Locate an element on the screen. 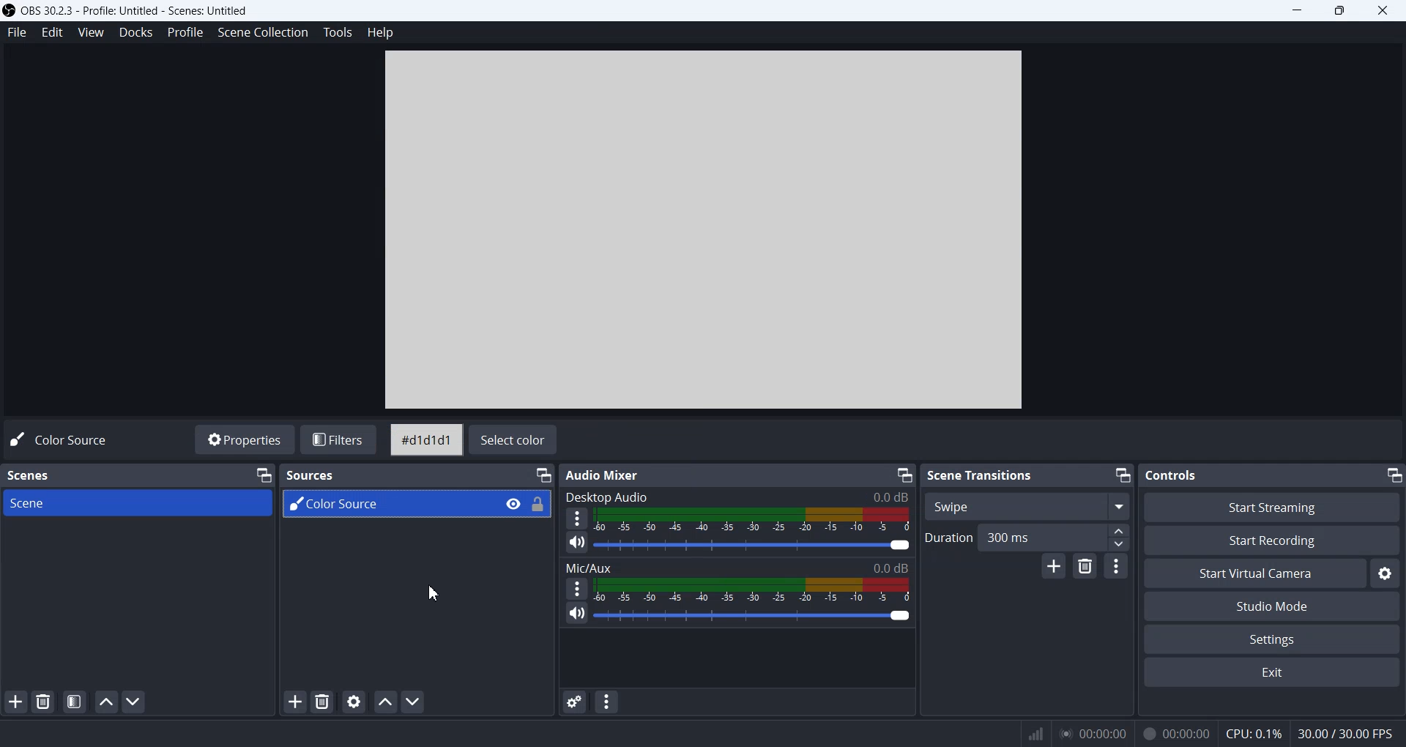 The image size is (1406, 747). 300 ms is located at coordinates (1054, 537).